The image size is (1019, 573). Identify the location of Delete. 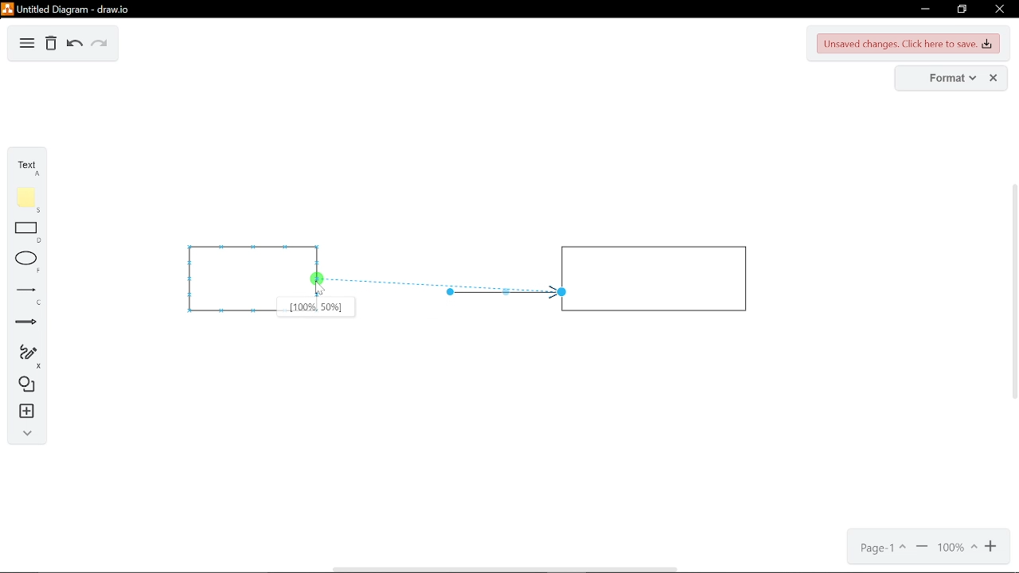
(52, 44).